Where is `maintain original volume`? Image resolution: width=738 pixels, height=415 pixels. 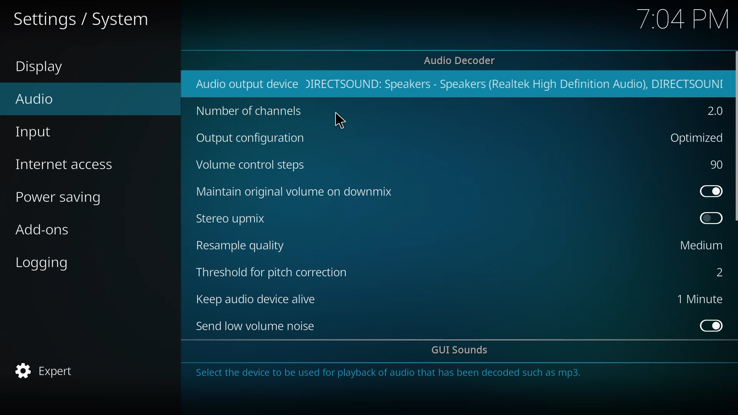
maintain original volume is located at coordinates (297, 191).